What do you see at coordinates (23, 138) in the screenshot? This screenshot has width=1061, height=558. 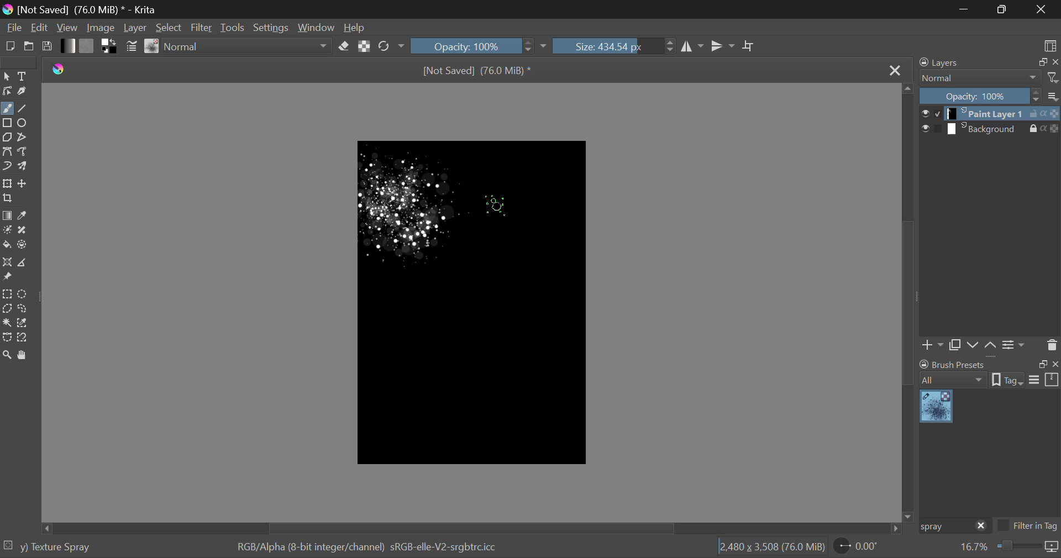 I see `Polyline` at bounding box center [23, 138].